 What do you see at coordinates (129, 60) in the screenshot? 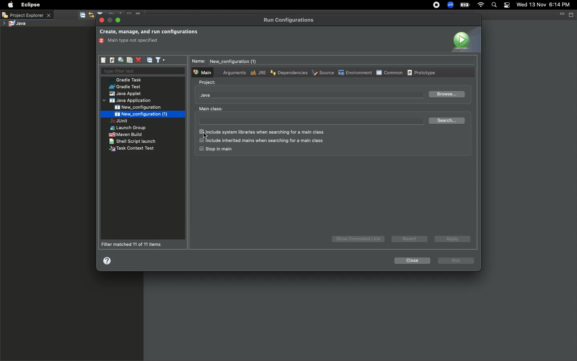
I see `Duplicates the currently selected launch configurations` at bounding box center [129, 60].